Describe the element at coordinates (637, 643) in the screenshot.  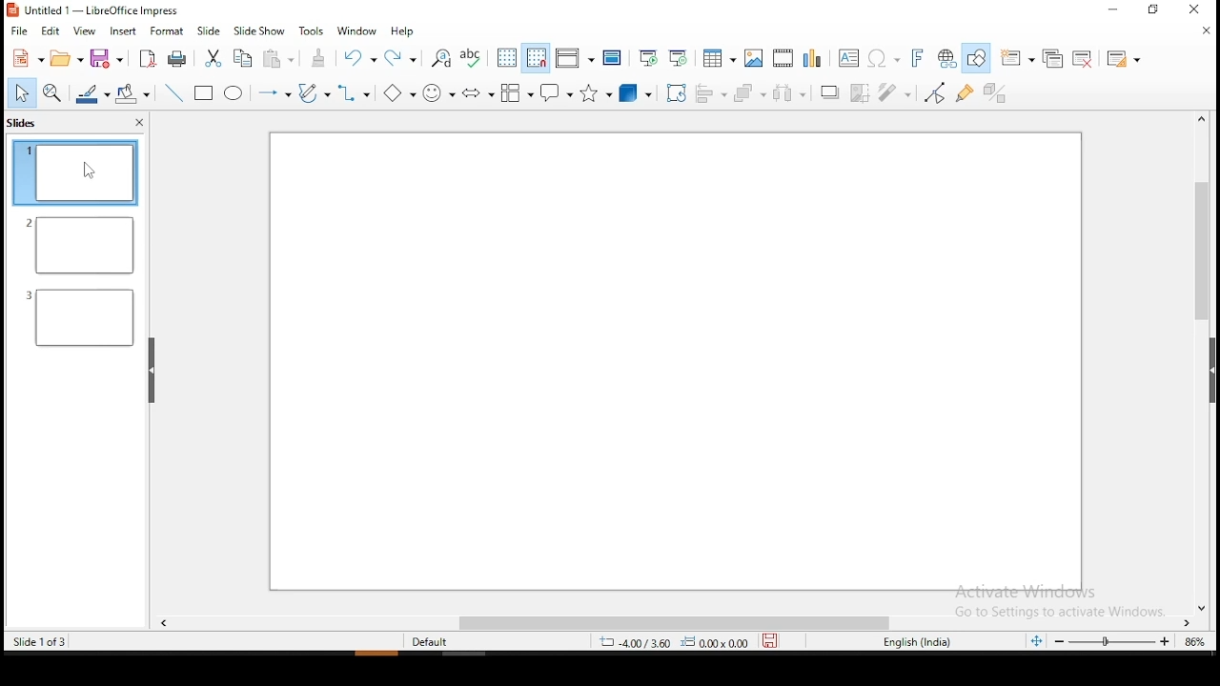
I see `4.00/3.60` at that location.